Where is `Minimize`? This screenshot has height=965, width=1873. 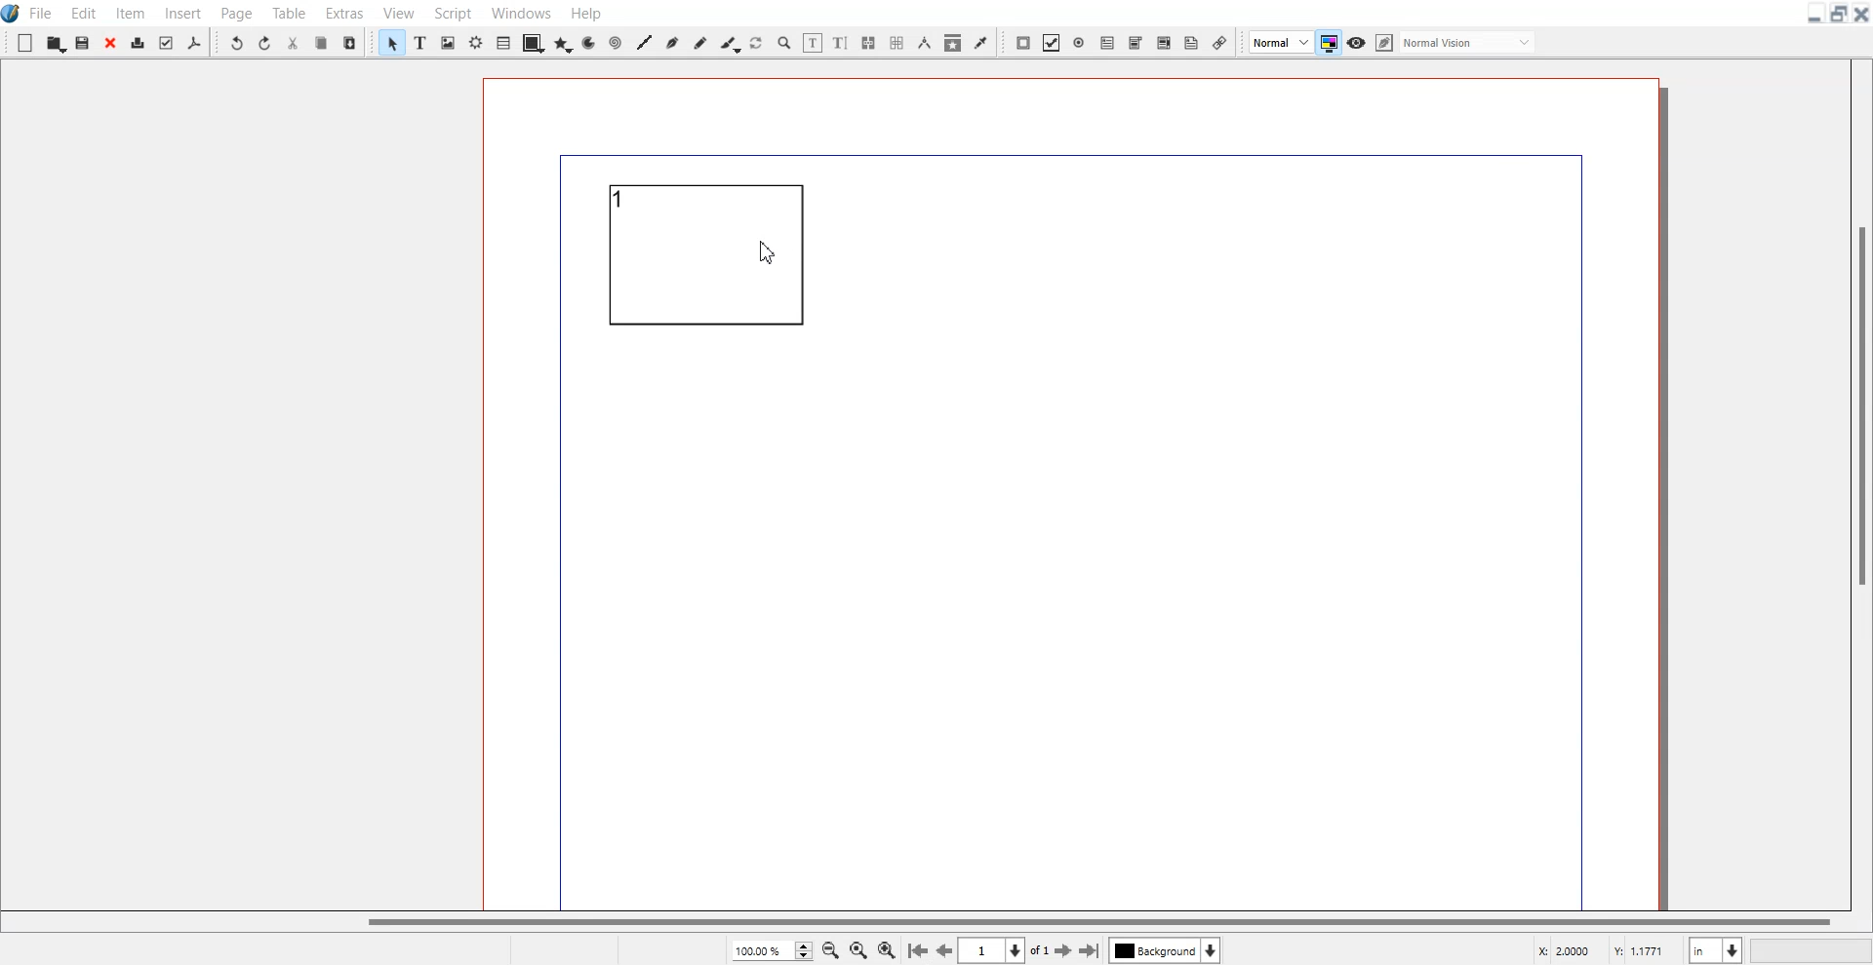 Minimize is located at coordinates (1815, 14).